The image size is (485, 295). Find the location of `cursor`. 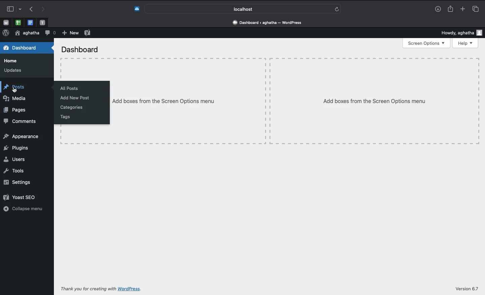

cursor is located at coordinates (15, 92).